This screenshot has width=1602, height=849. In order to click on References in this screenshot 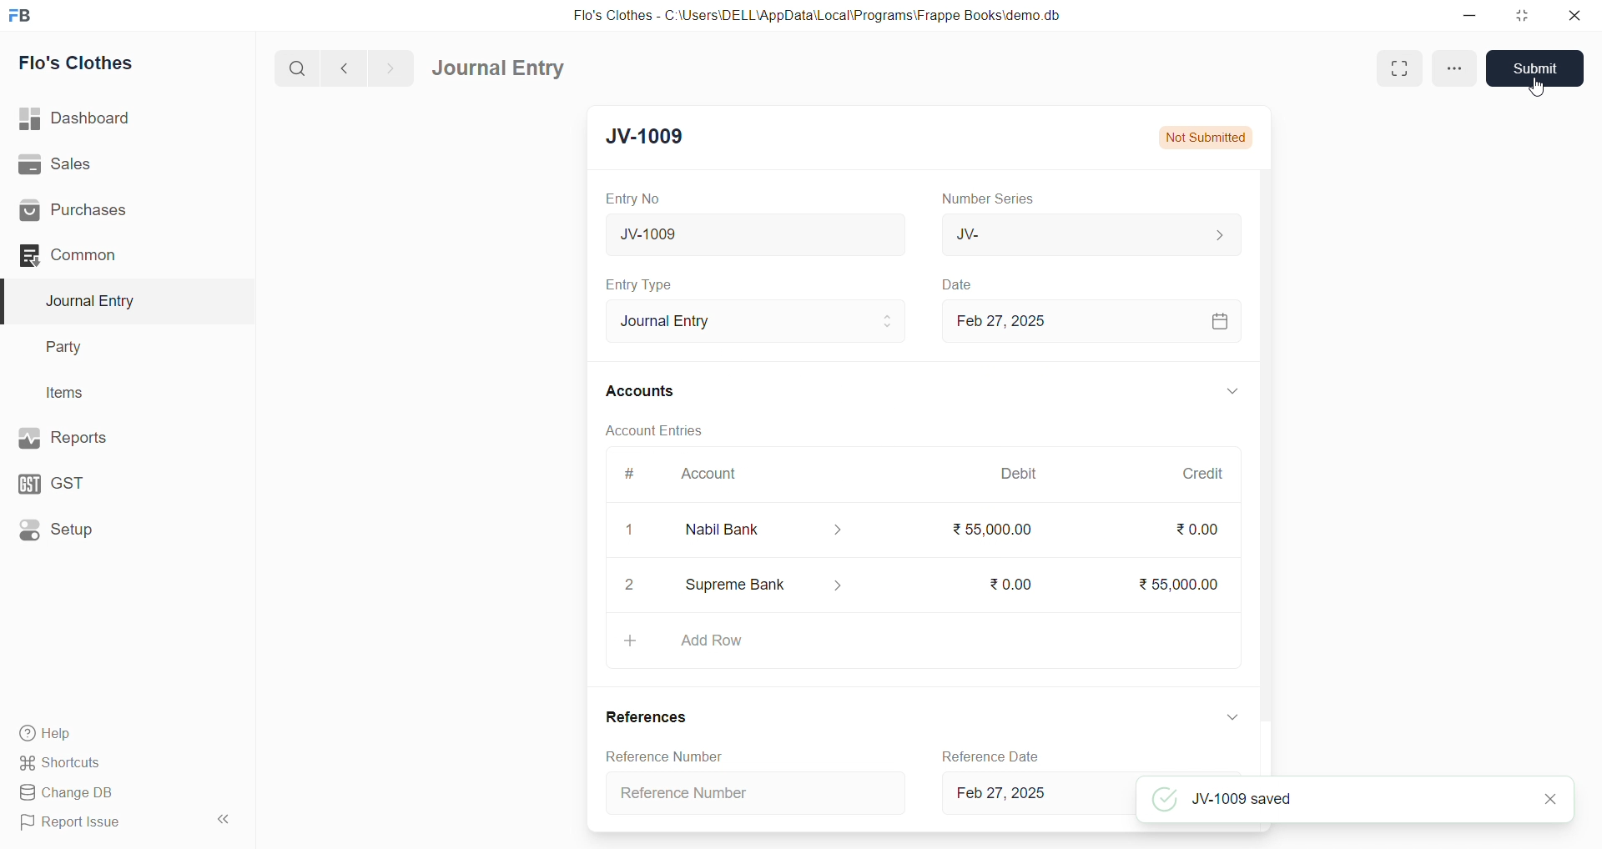, I will do `click(647, 715)`.